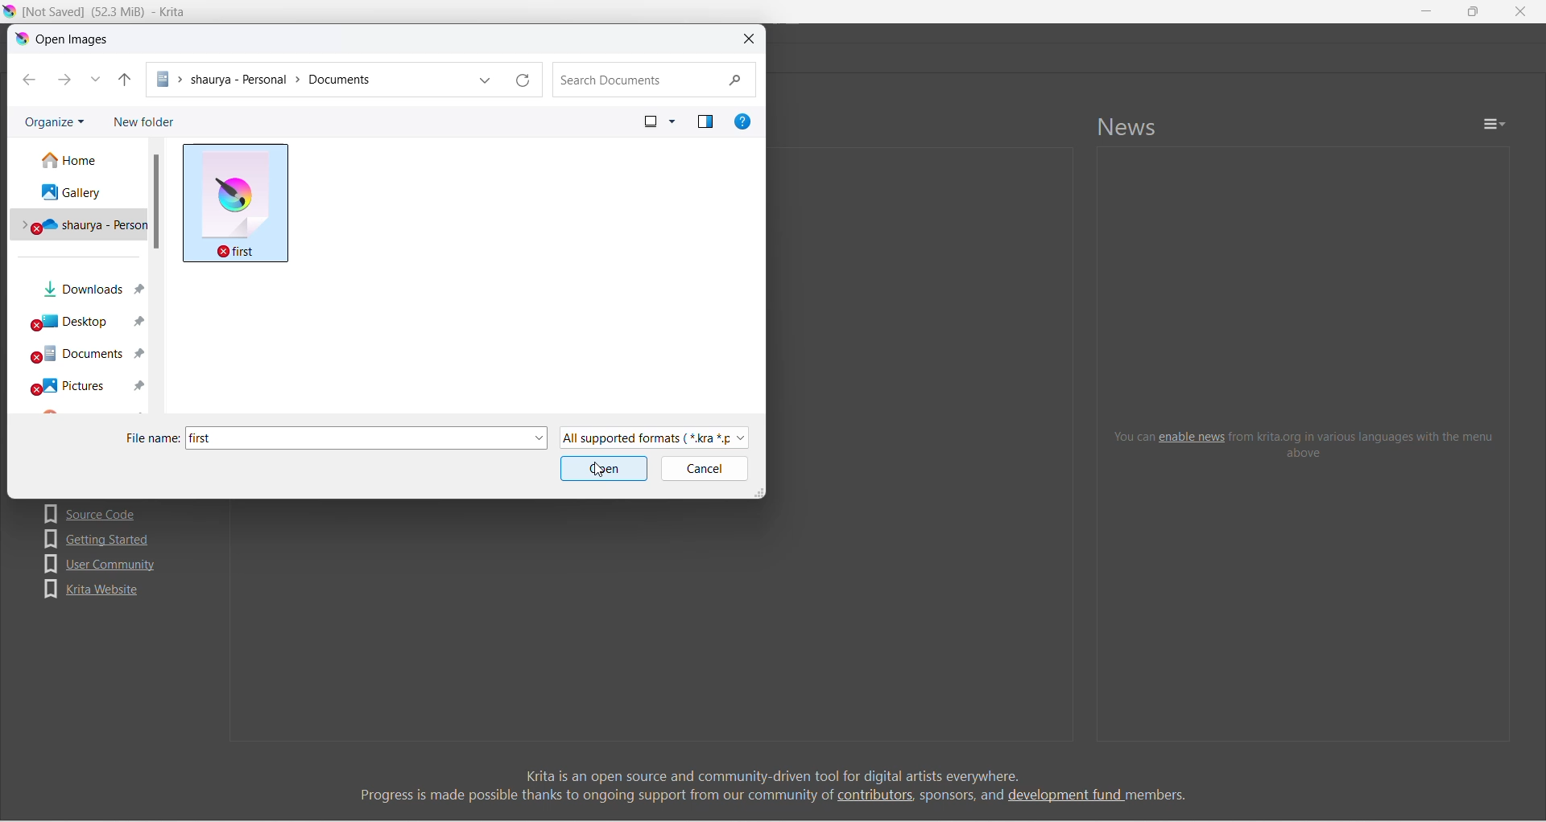 The height and width of the screenshot is (822, 1546). What do you see at coordinates (143, 121) in the screenshot?
I see `new folder` at bounding box center [143, 121].